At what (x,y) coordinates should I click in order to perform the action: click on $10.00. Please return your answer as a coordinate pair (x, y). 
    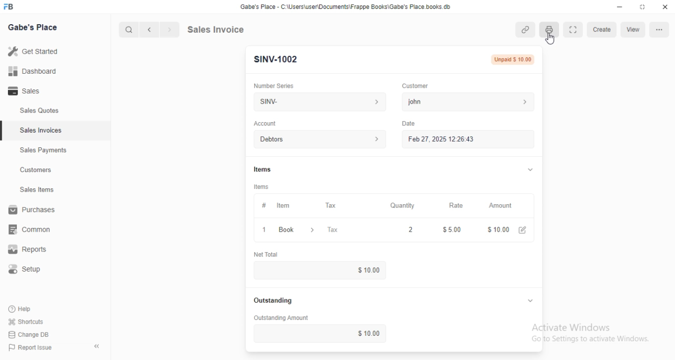
    Looking at the image, I should click on (499, 229).